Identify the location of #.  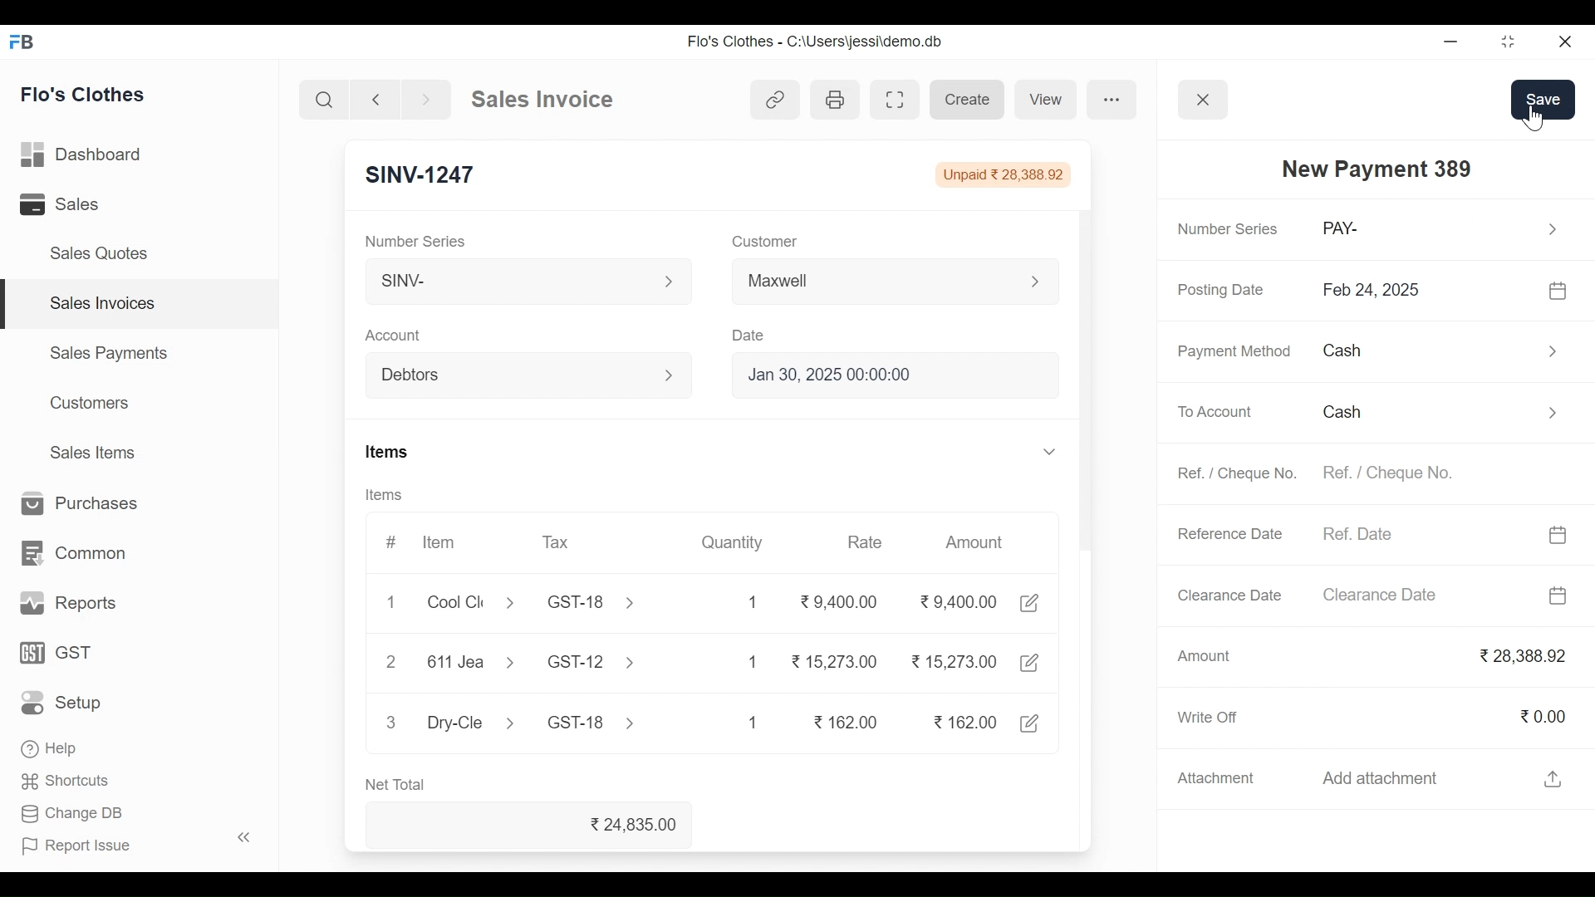
(386, 543).